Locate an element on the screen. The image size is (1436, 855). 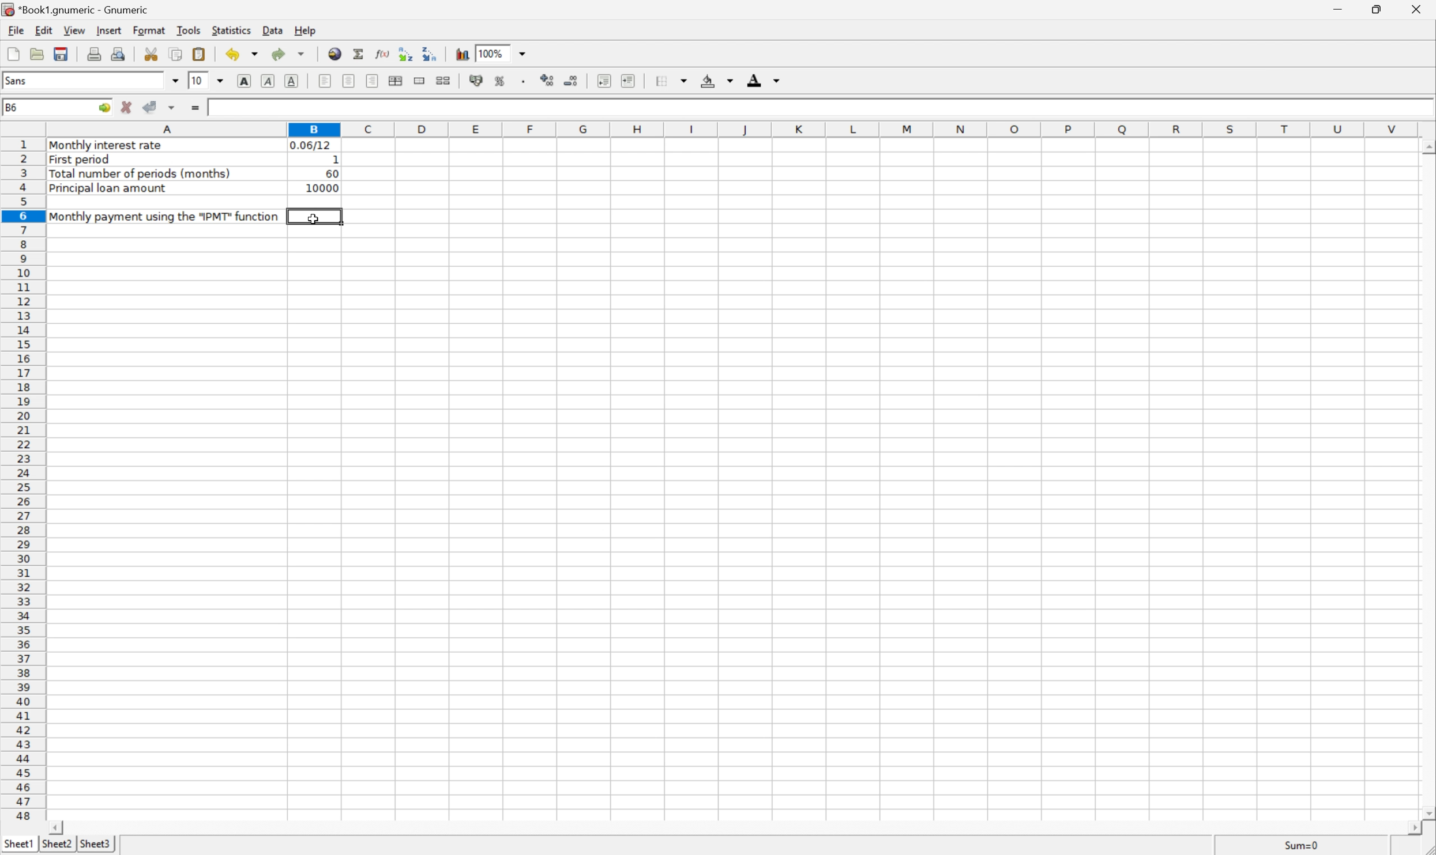
Cancel changes is located at coordinates (126, 106).